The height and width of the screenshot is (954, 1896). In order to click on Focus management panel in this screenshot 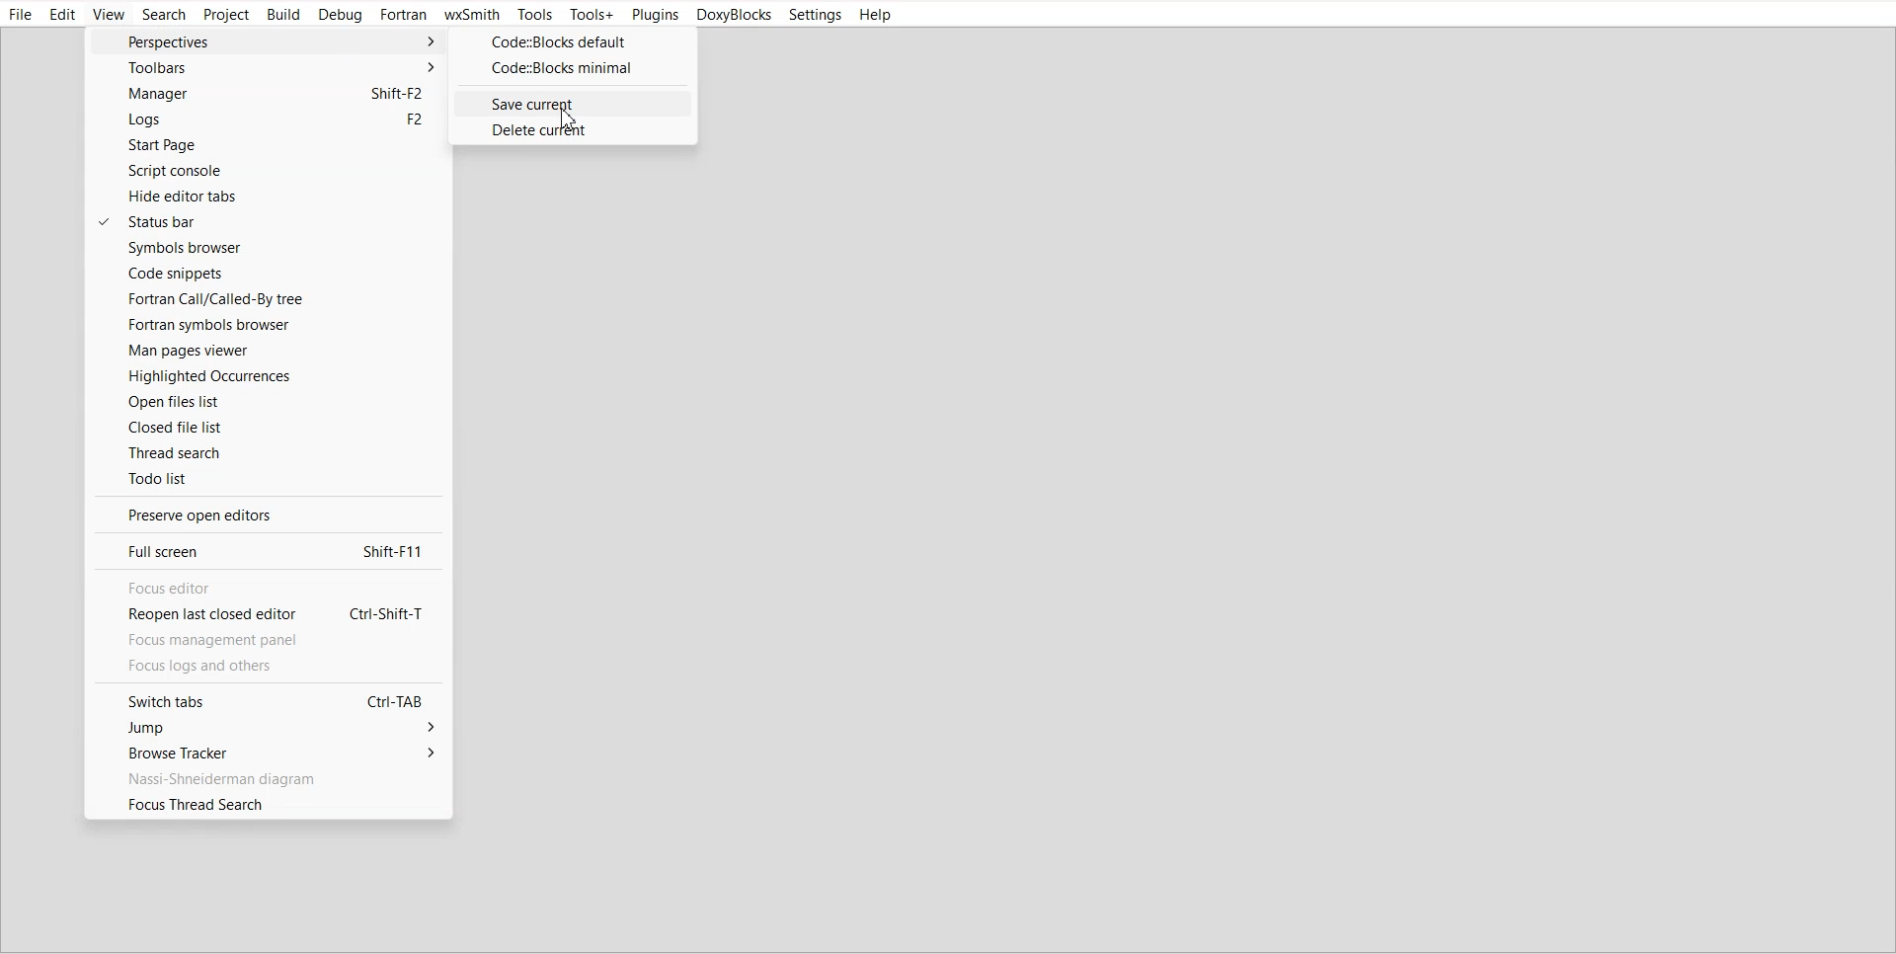, I will do `click(240, 640)`.